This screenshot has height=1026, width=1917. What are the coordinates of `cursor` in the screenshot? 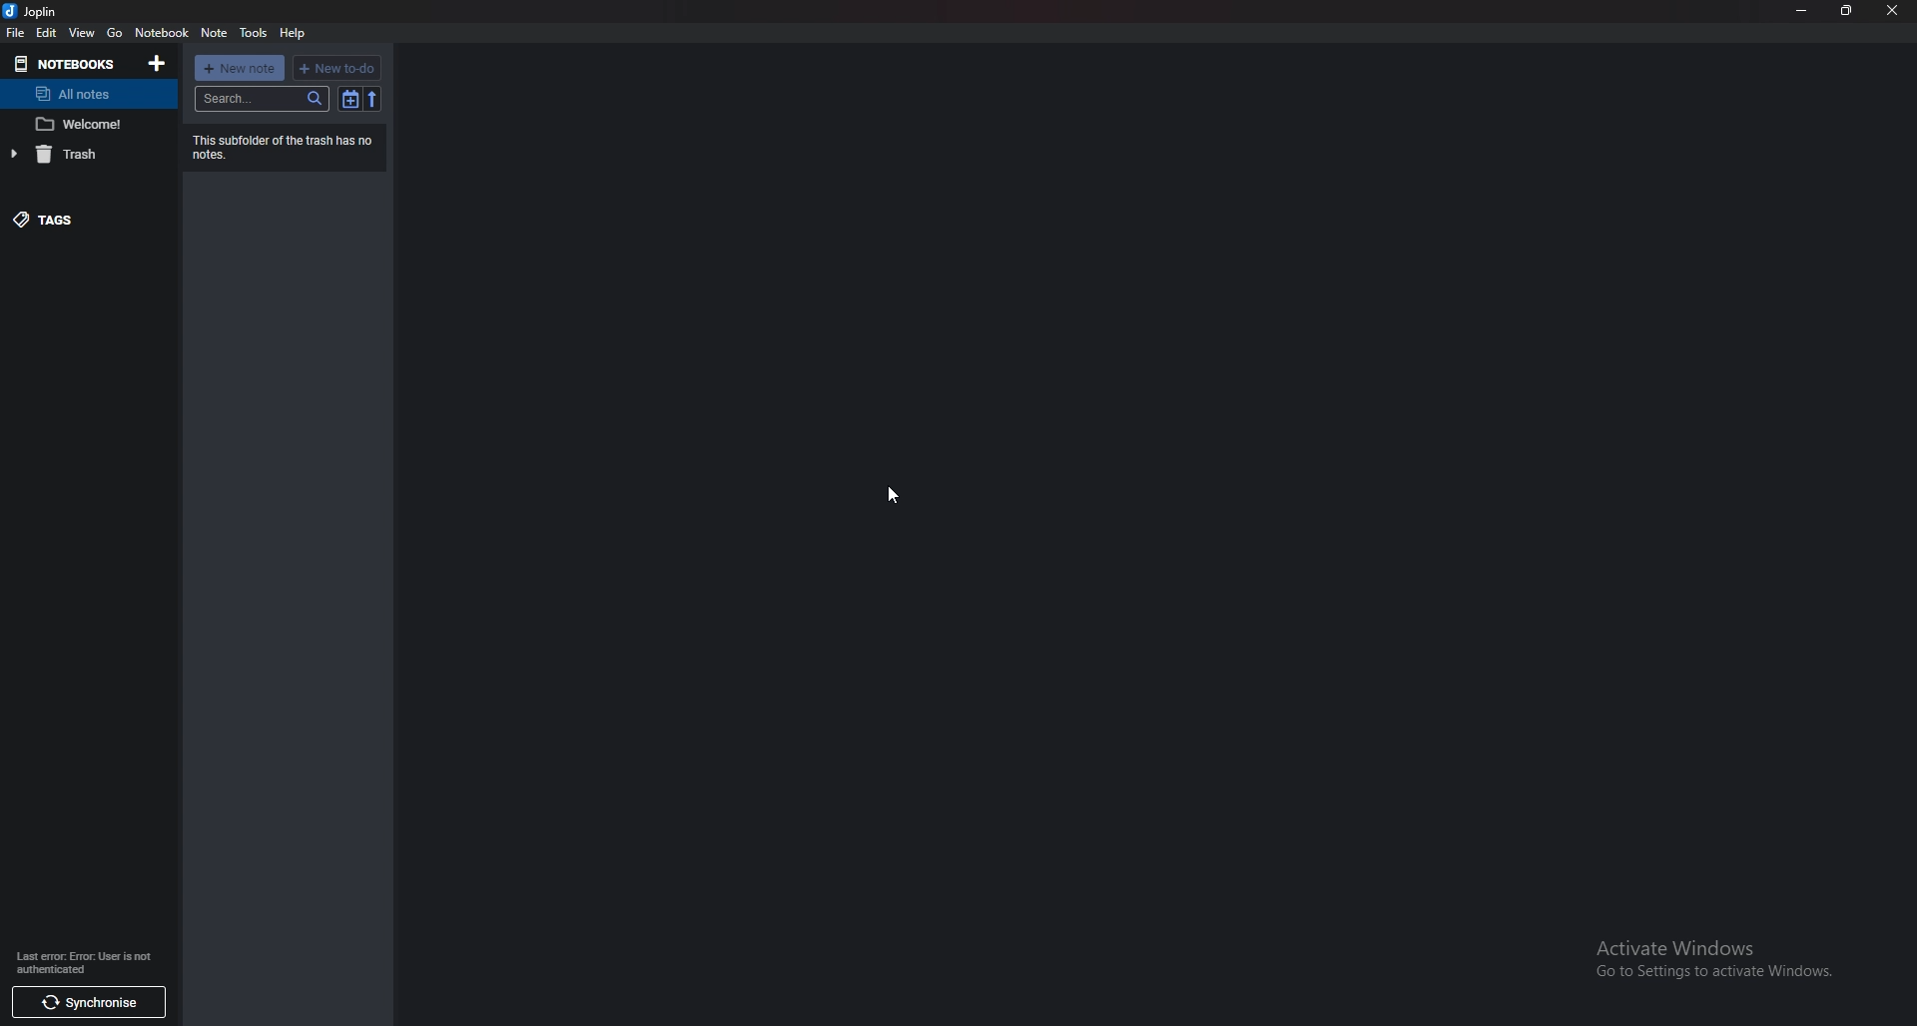 It's located at (894, 496).